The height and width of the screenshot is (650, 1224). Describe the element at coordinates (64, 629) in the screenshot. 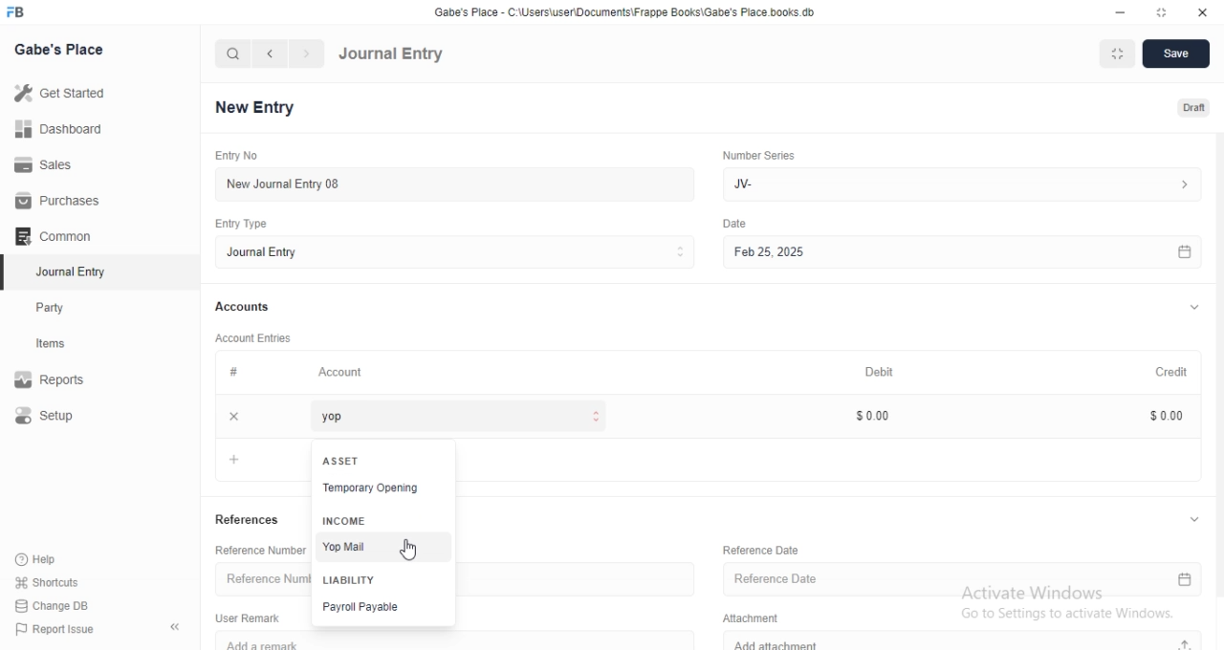

I see `Report Issue` at that location.